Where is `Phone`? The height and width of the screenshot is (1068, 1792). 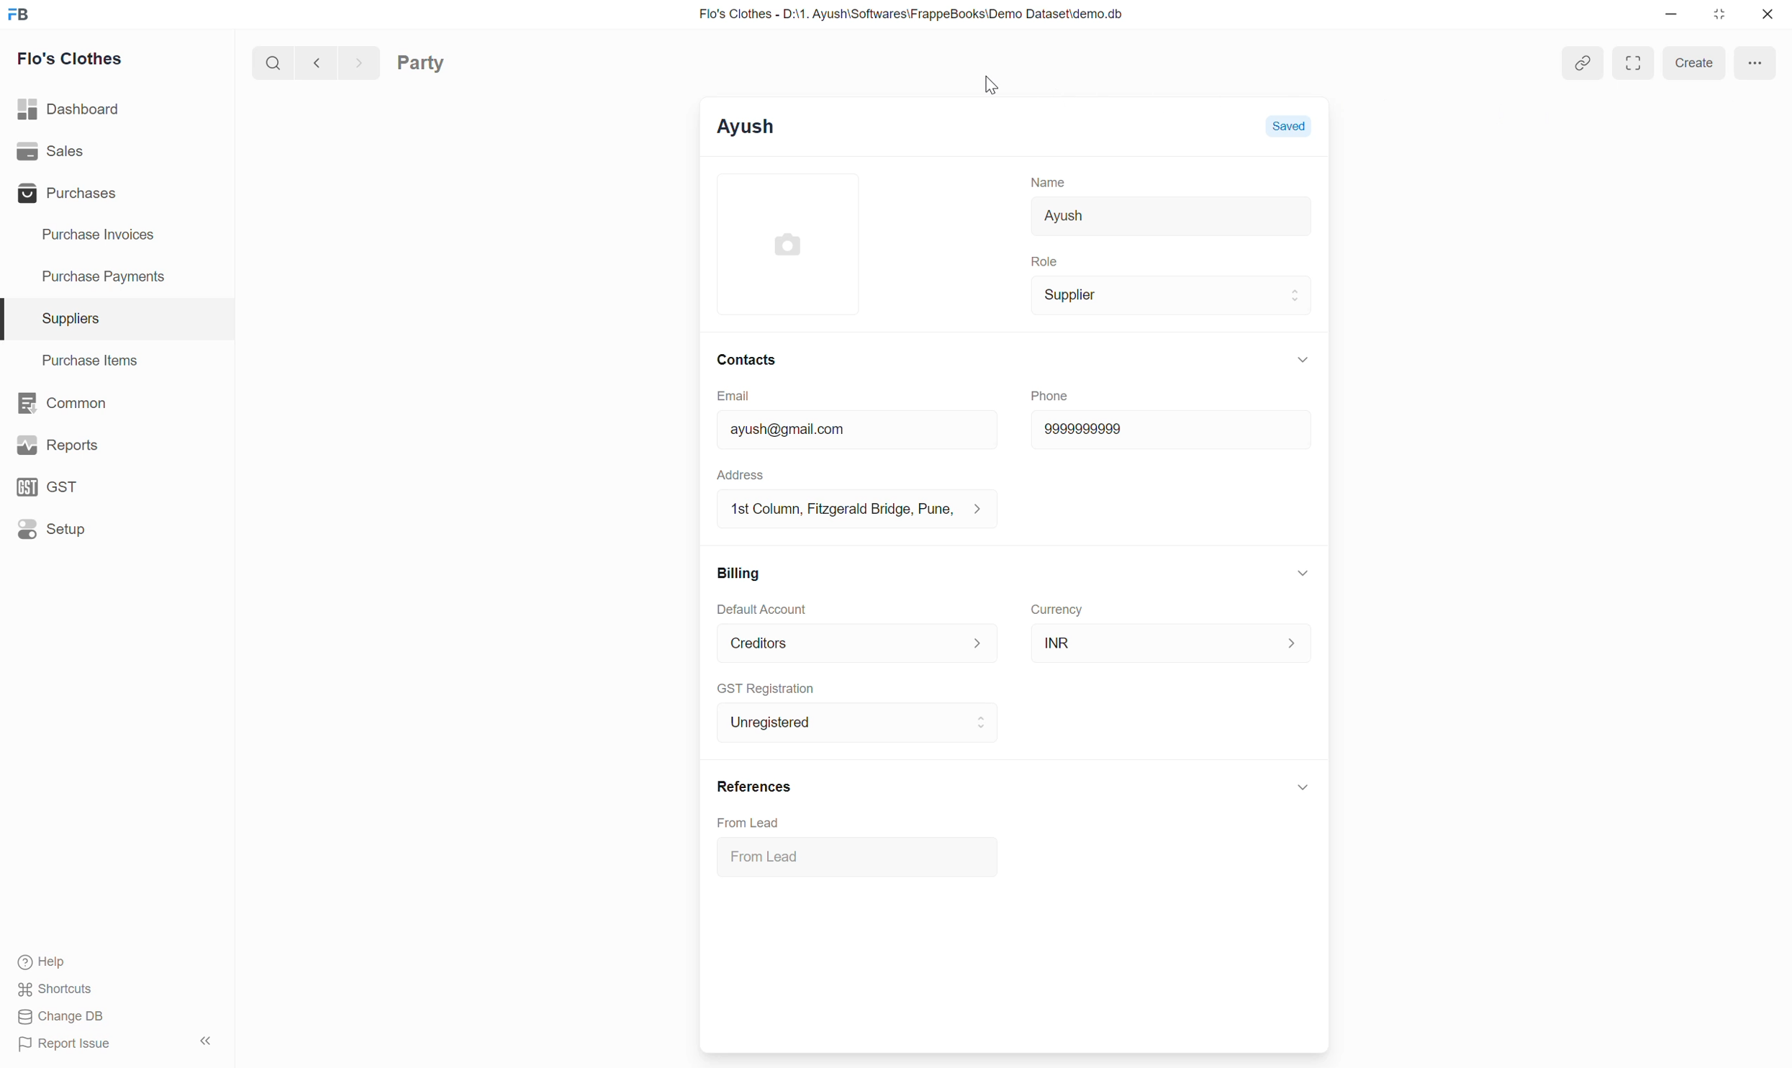
Phone is located at coordinates (1050, 395).